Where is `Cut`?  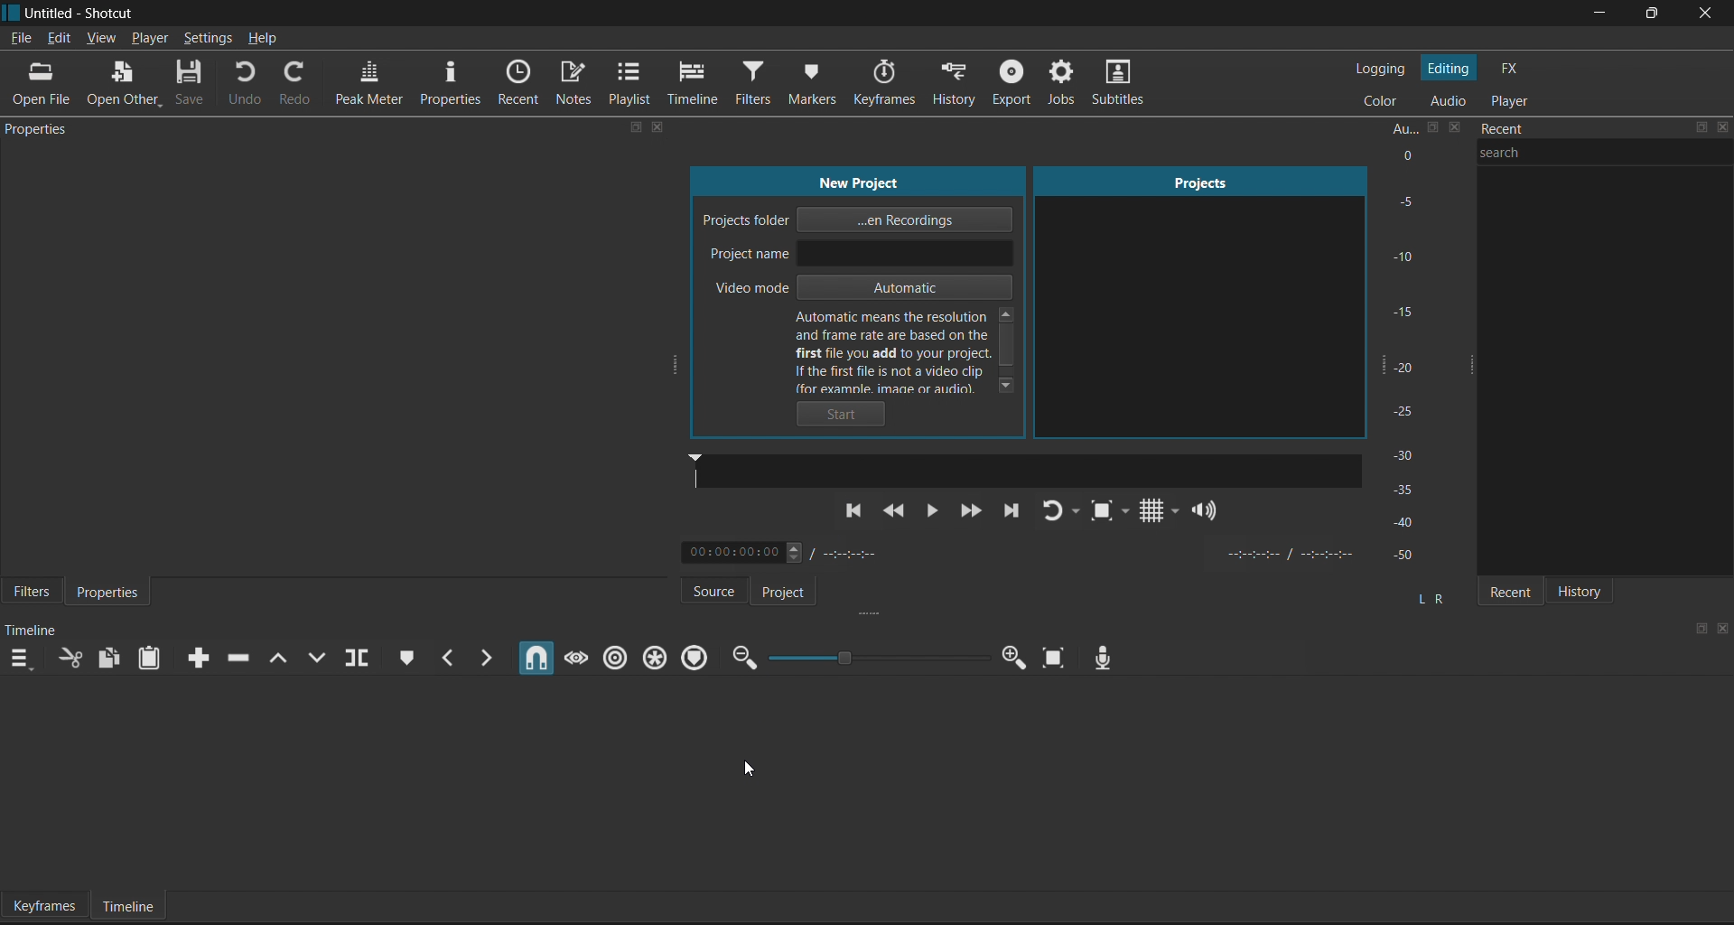
Cut is located at coordinates (63, 662).